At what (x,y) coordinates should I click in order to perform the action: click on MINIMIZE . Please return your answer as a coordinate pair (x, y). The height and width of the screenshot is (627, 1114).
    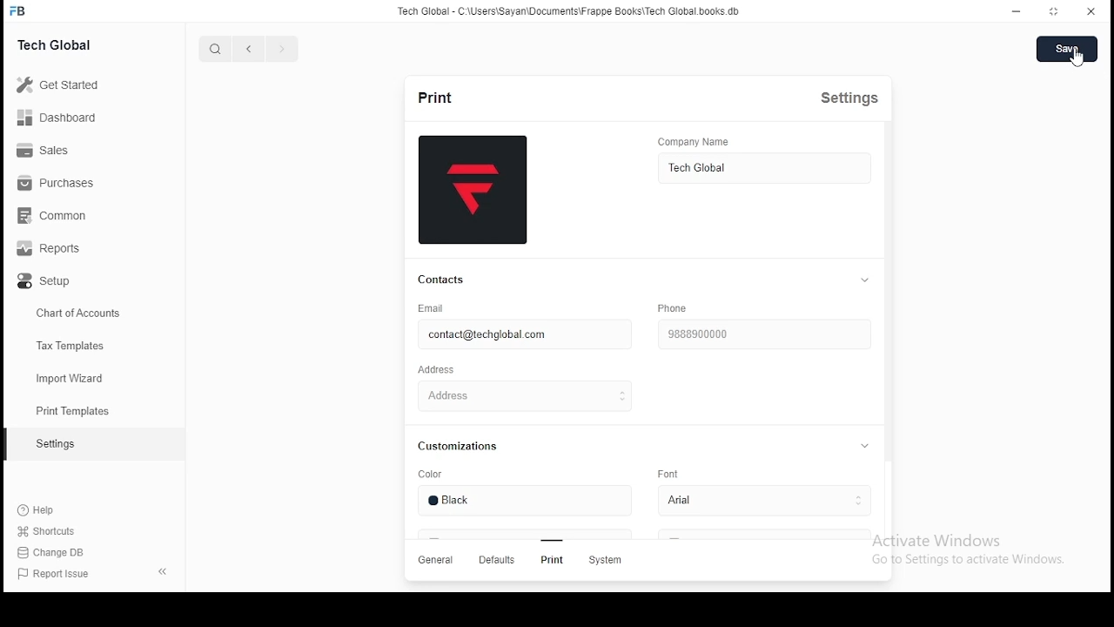
    Looking at the image, I should click on (1019, 10).